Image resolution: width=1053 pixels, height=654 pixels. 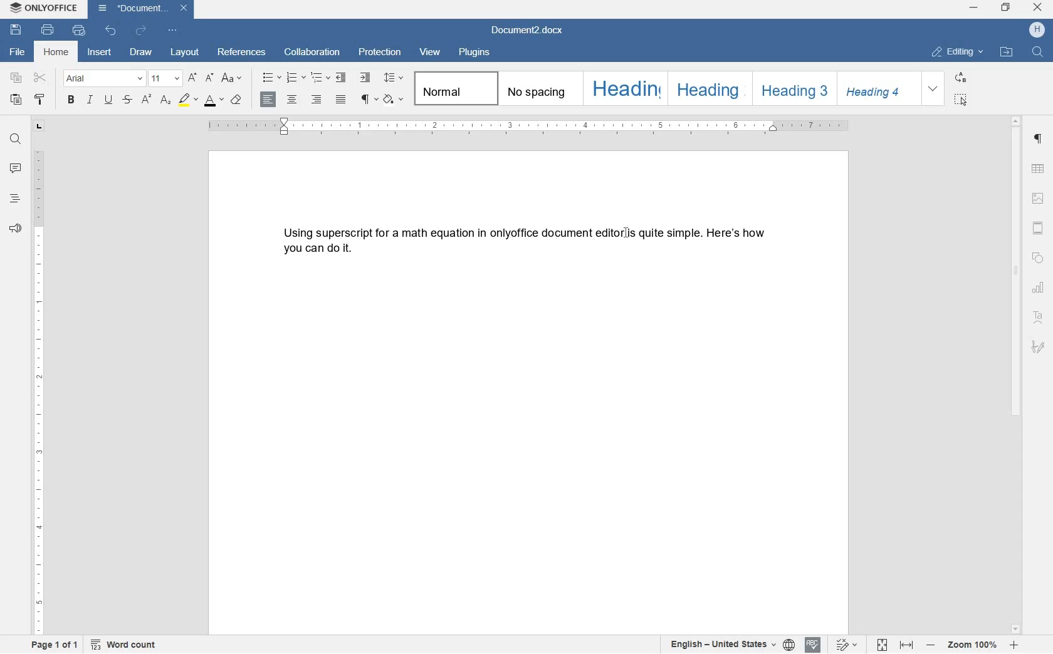 I want to click on paragraph line spacing, so click(x=393, y=77).